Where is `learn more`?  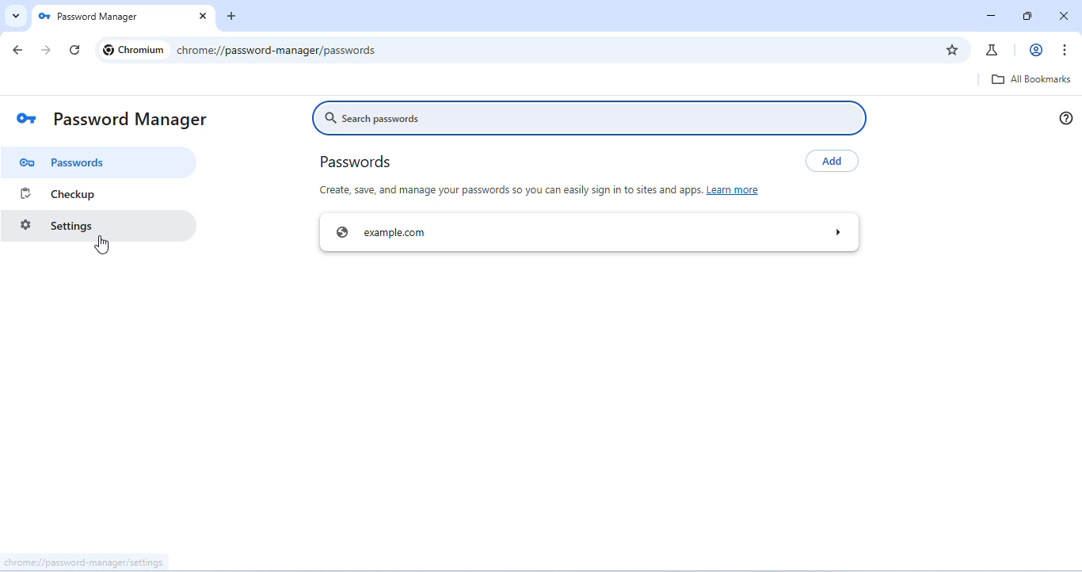
learn more is located at coordinates (737, 189).